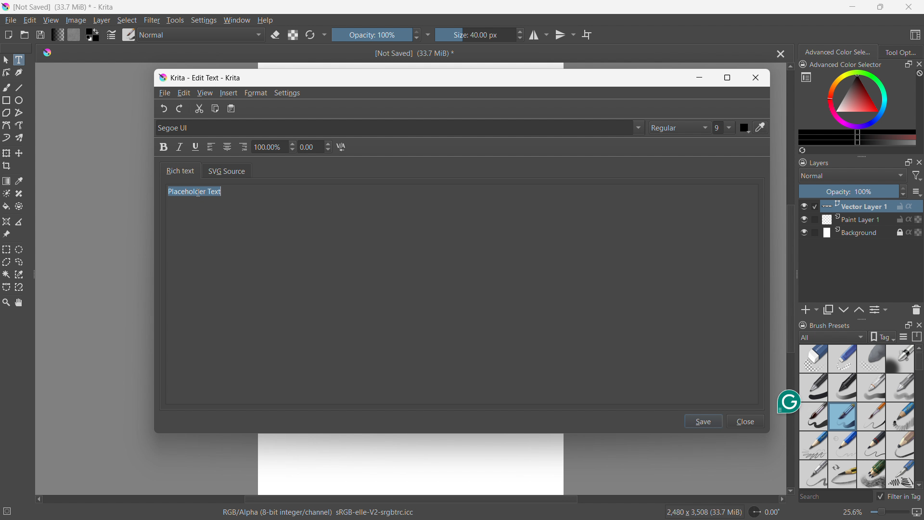 Image resolution: width=924 pixels, height=520 pixels. I want to click on fill pattern, so click(74, 34).